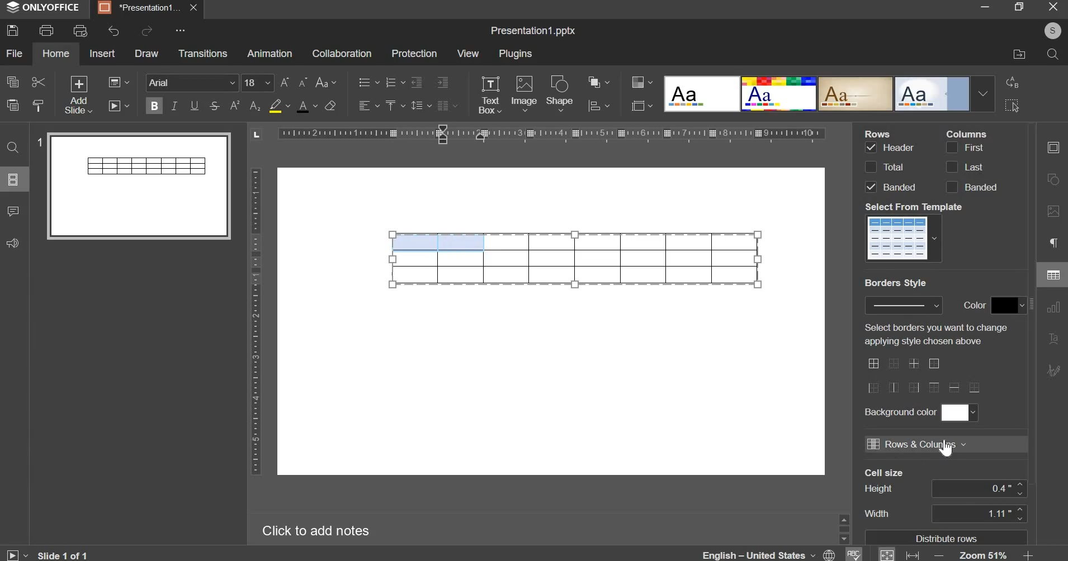 The width and height of the screenshot is (1068, 561). I want to click on comments, so click(13, 211).